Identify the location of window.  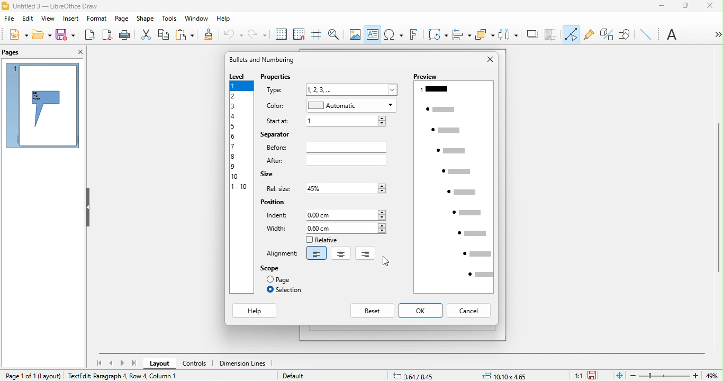
(198, 18).